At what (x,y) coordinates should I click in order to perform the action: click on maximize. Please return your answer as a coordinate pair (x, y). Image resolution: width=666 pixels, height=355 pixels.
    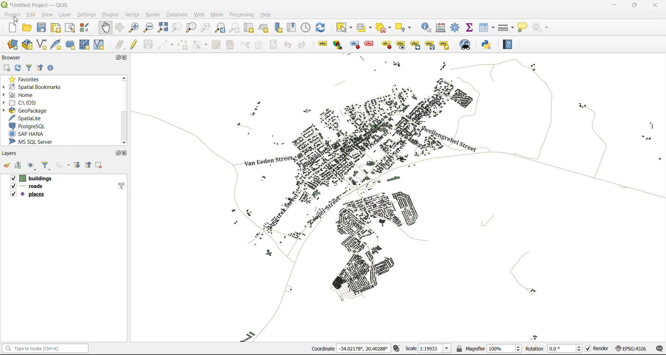
    Looking at the image, I should click on (118, 153).